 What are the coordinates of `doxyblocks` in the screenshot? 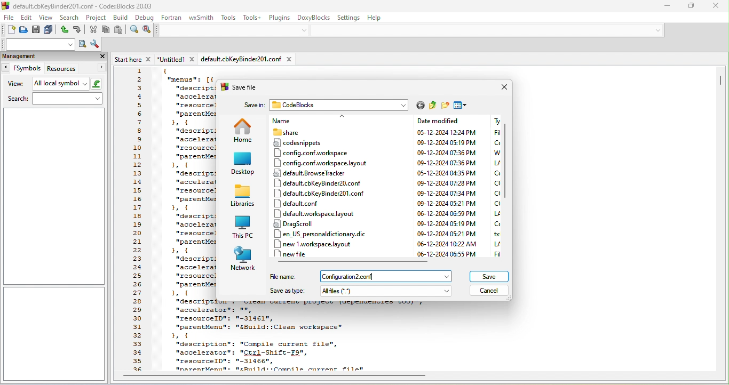 It's located at (314, 18).